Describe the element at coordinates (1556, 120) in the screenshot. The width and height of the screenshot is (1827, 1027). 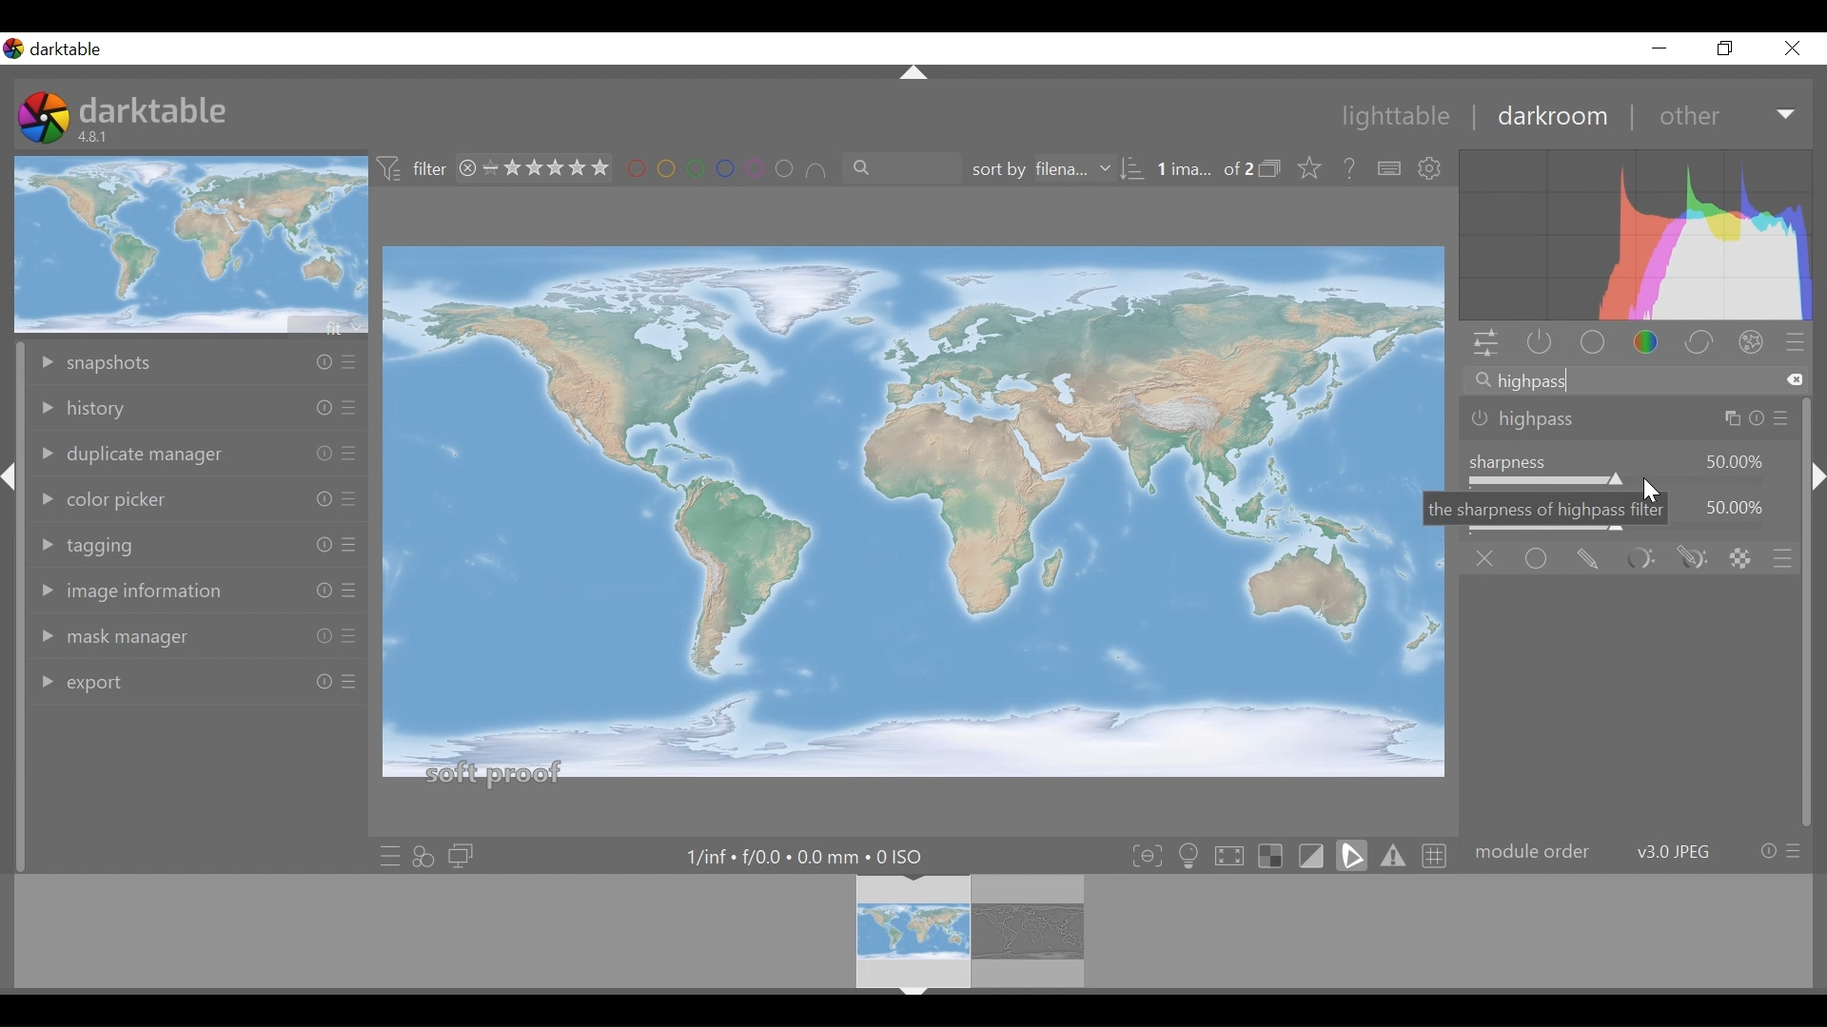
I see `darkroom` at that location.